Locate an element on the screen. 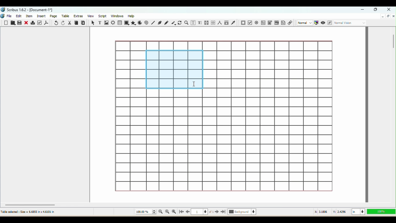 The width and height of the screenshot is (396, 223). Edit in Preview mode is located at coordinates (329, 23).